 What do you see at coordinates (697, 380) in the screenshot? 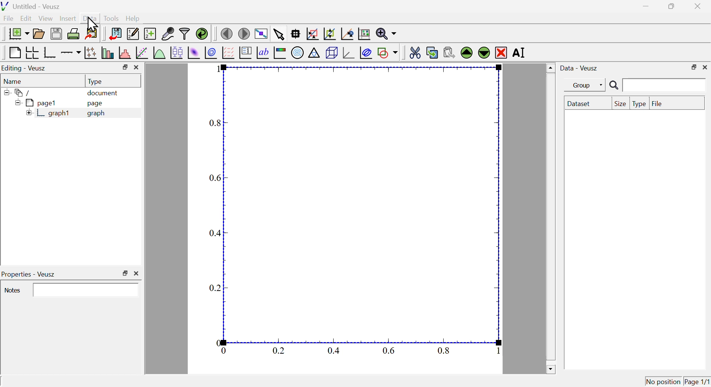
I see `page1/1` at bounding box center [697, 380].